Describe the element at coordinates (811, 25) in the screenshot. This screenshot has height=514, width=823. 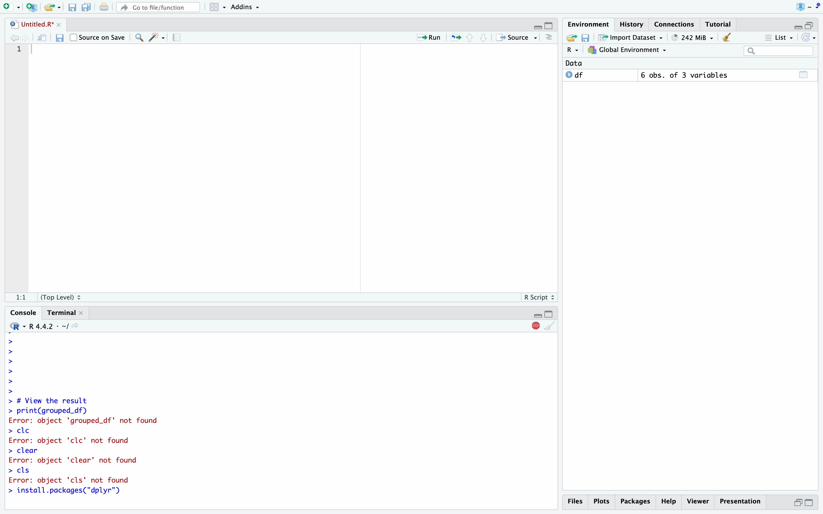
I see `Half Height` at that location.